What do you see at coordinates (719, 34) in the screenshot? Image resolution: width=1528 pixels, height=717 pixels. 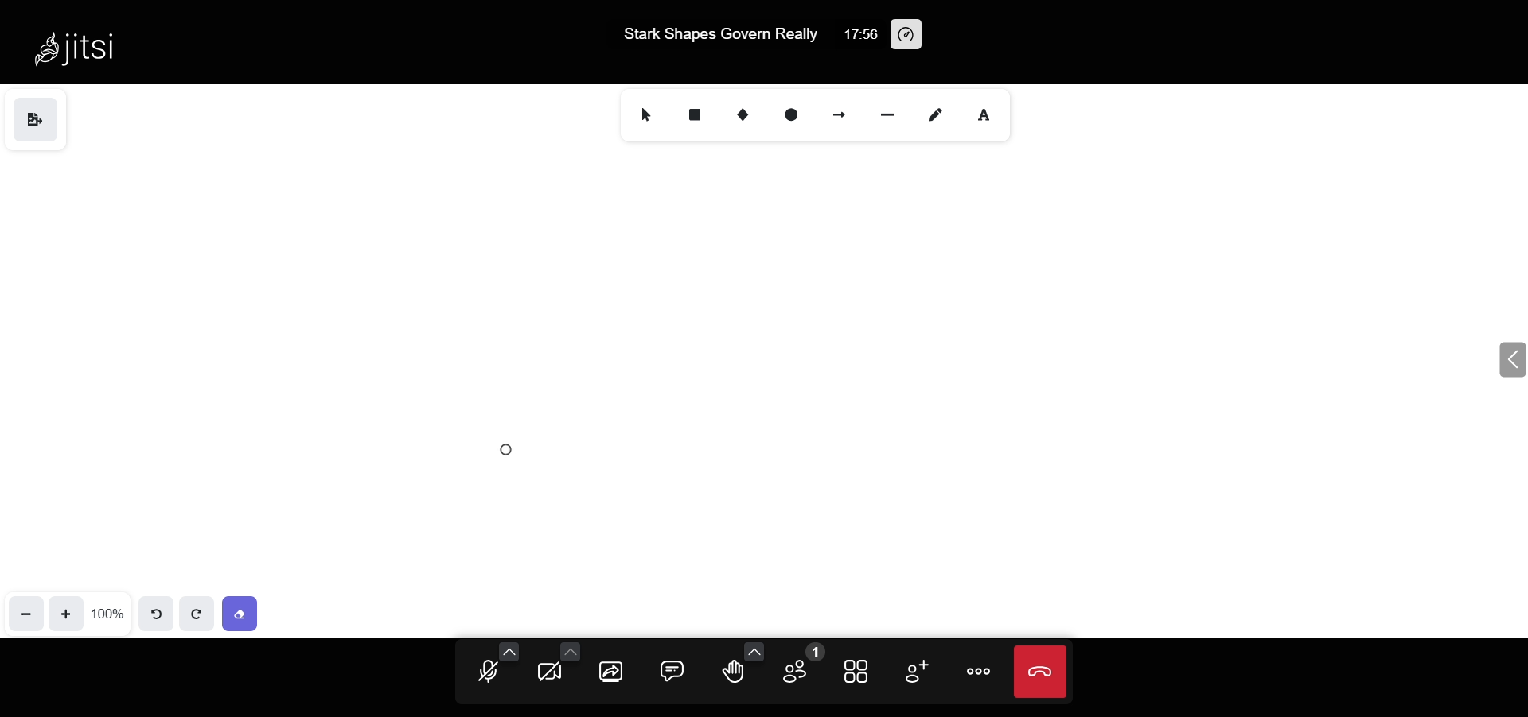 I see `Stark Shapes Govern Really` at bounding box center [719, 34].